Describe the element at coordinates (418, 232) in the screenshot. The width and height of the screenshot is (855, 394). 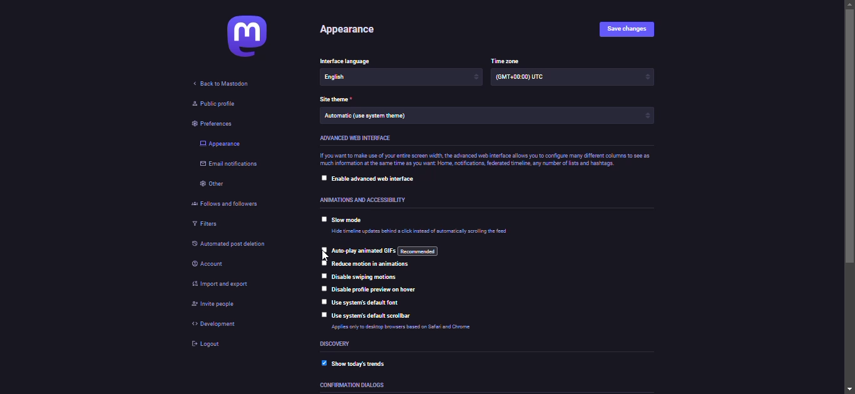
I see `info` at that location.